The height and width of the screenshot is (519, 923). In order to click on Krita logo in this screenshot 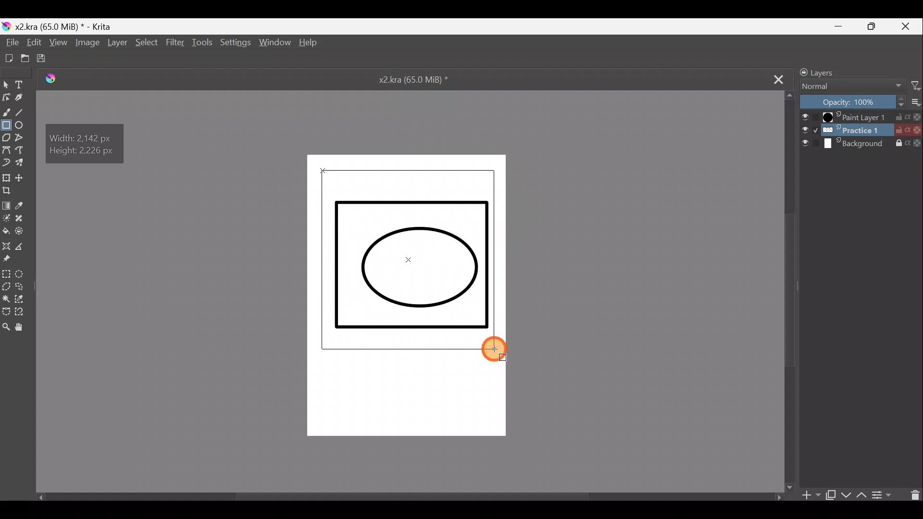, I will do `click(6, 26)`.